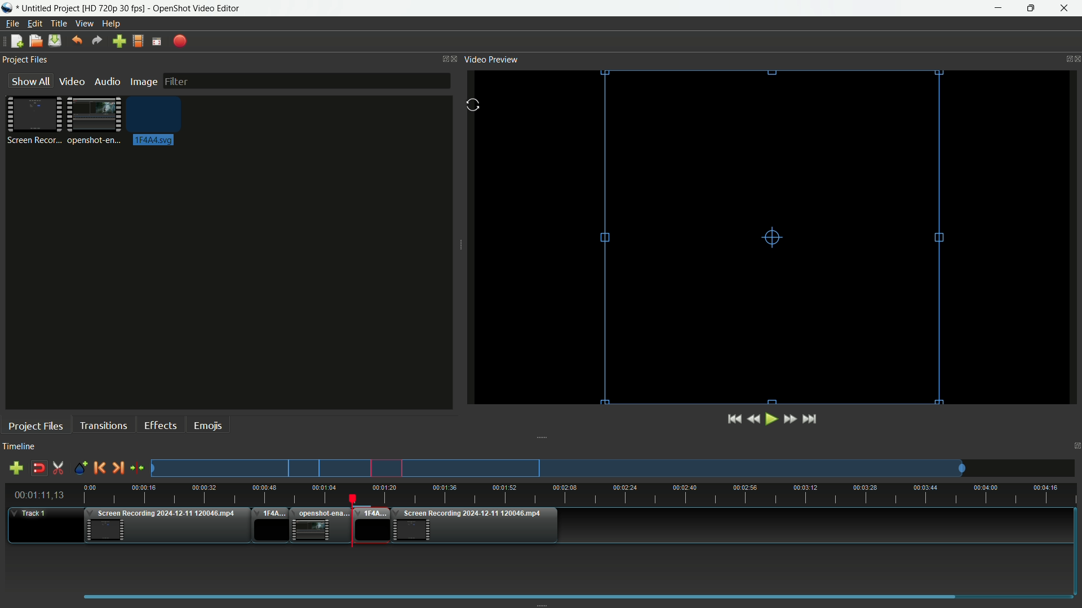 Image resolution: width=1082 pixels, height=608 pixels. What do you see at coordinates (1031, 8) in the screenshot?
I see `maximize` at bounding box center [1031, 8].